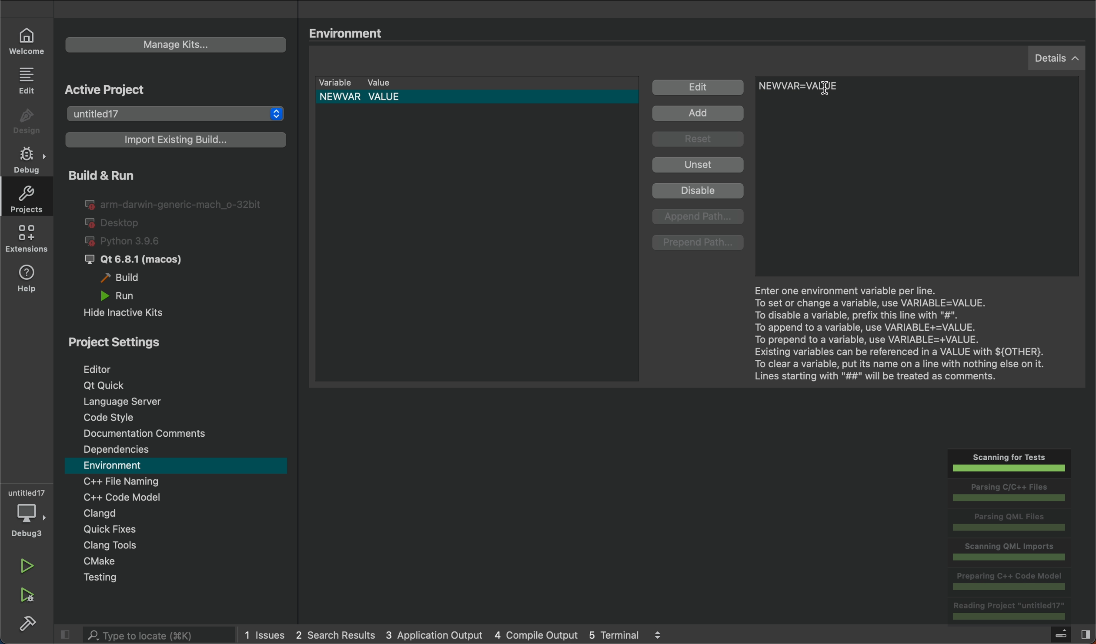 The width and height of the screenshot is (1096, 644). I want to click on details, so click(1060, 57).